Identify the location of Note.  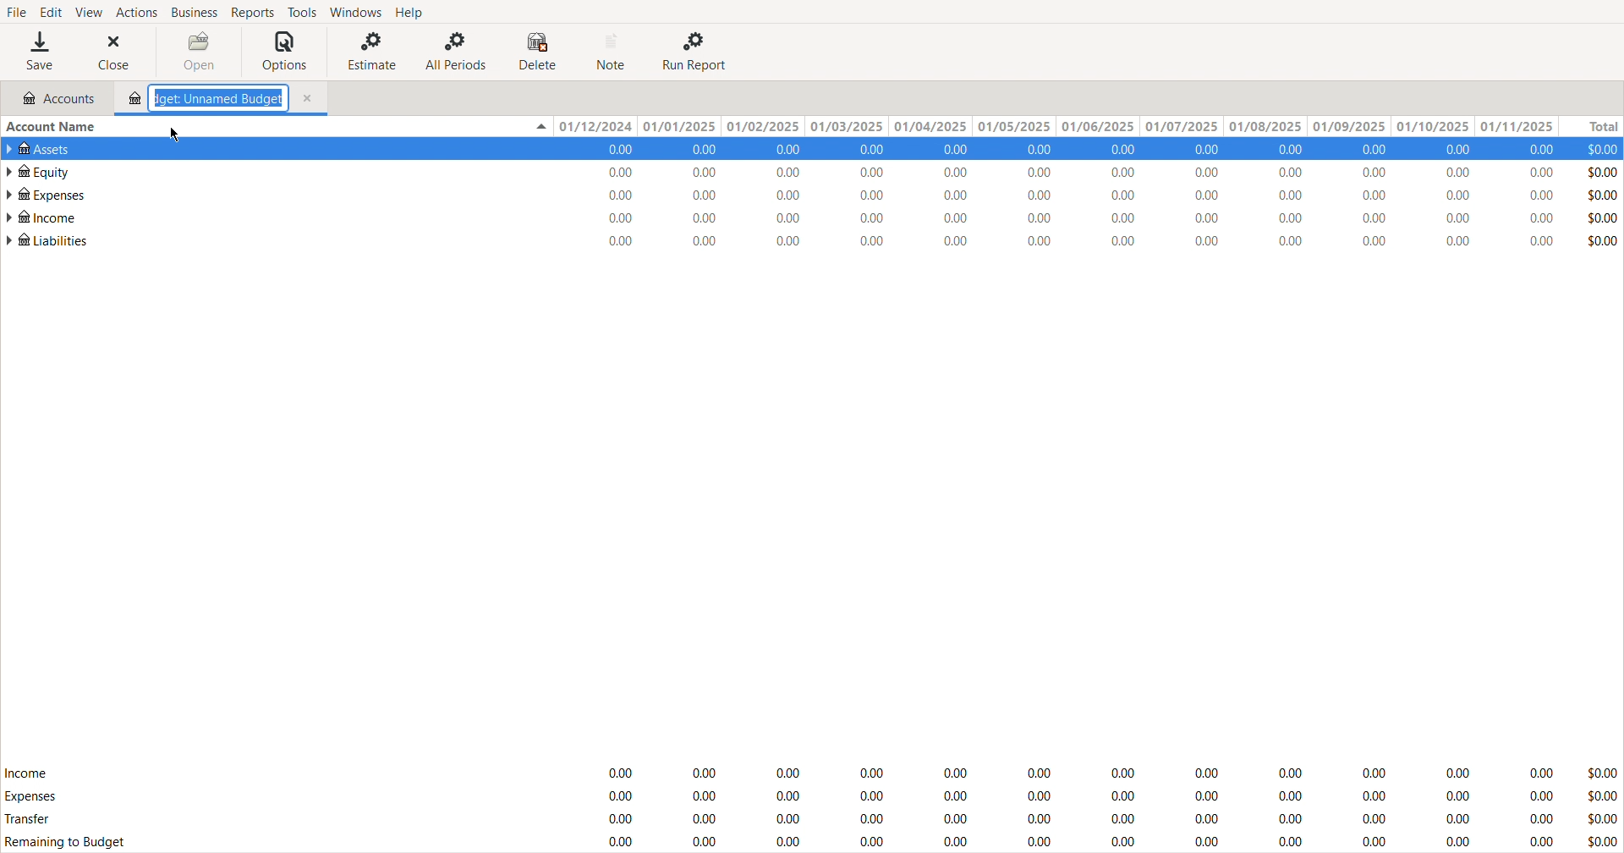
(613, 52).